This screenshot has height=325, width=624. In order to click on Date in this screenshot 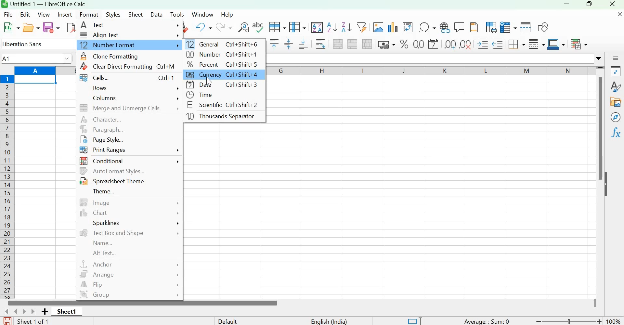, I will do `click(225, 85)`.